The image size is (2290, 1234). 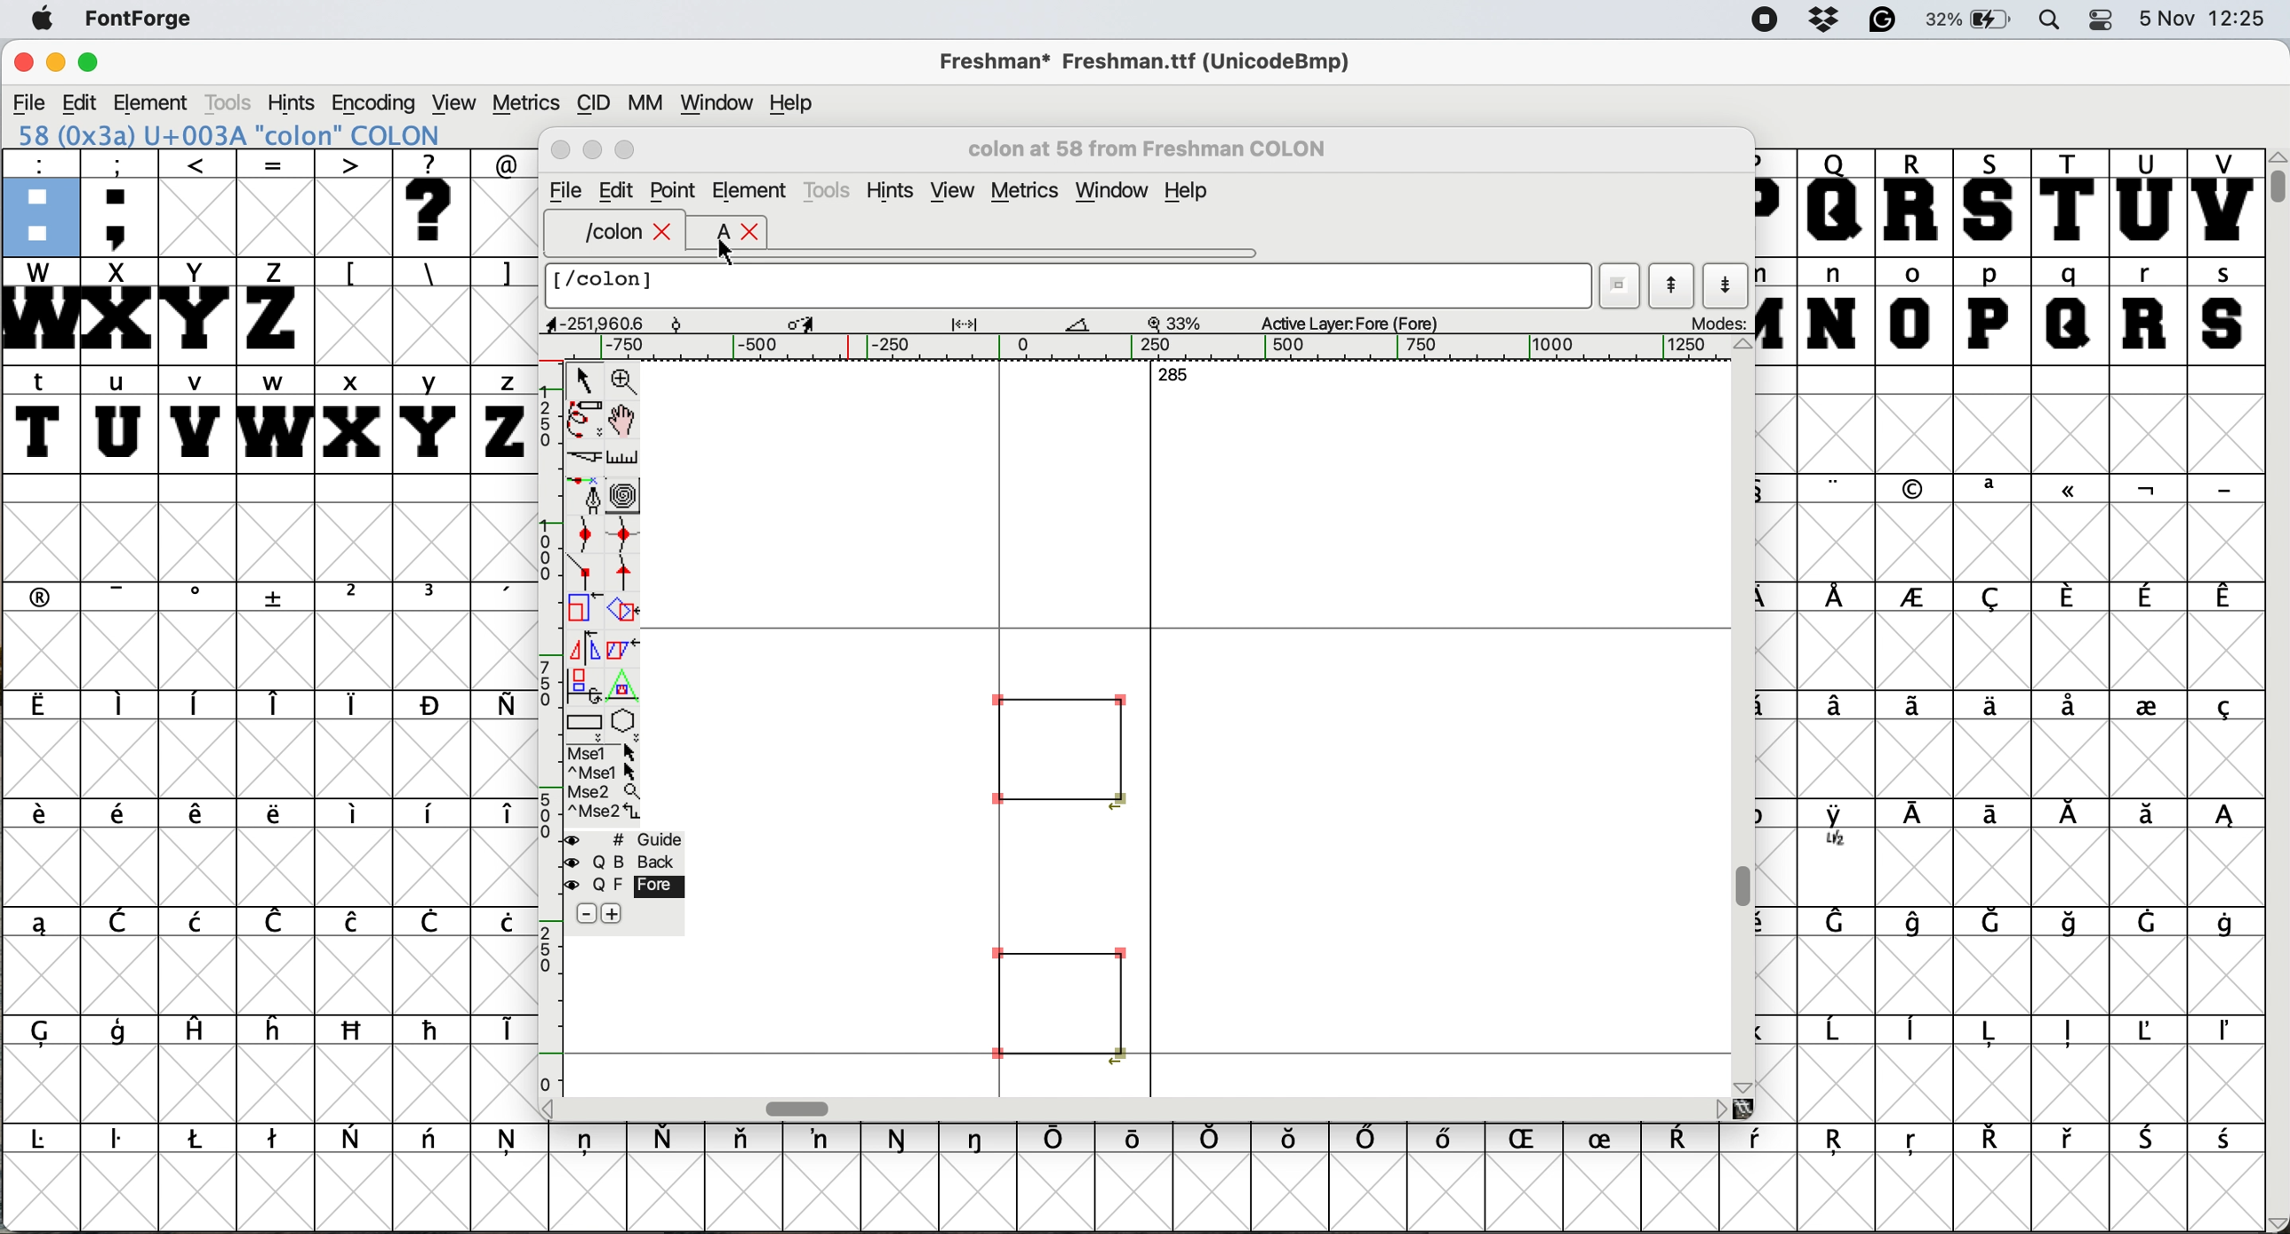 I want to click on symbol, so click(x=2148, y=703).